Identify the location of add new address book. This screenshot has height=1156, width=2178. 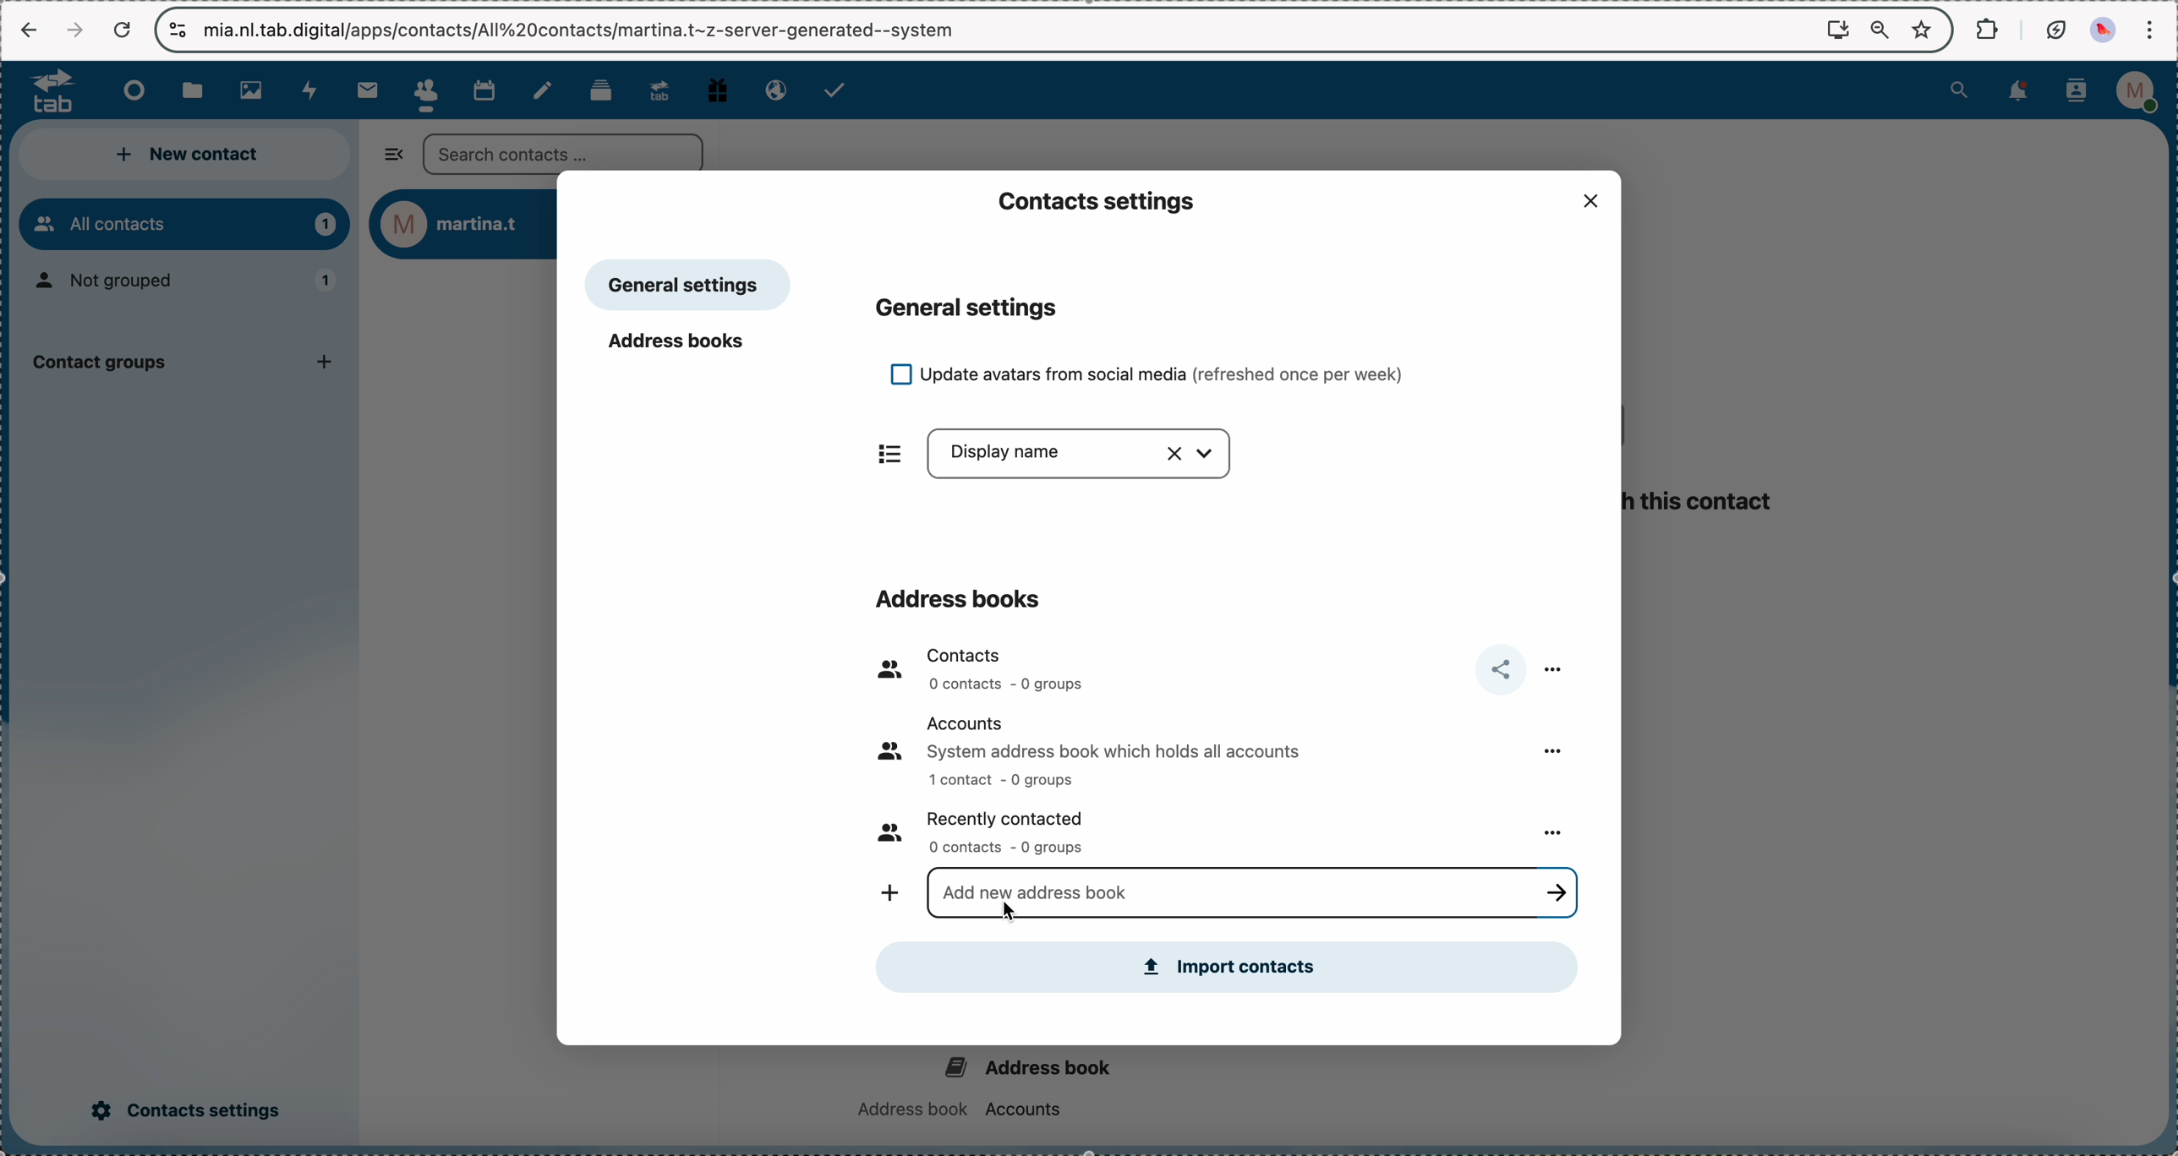
(885, 896).